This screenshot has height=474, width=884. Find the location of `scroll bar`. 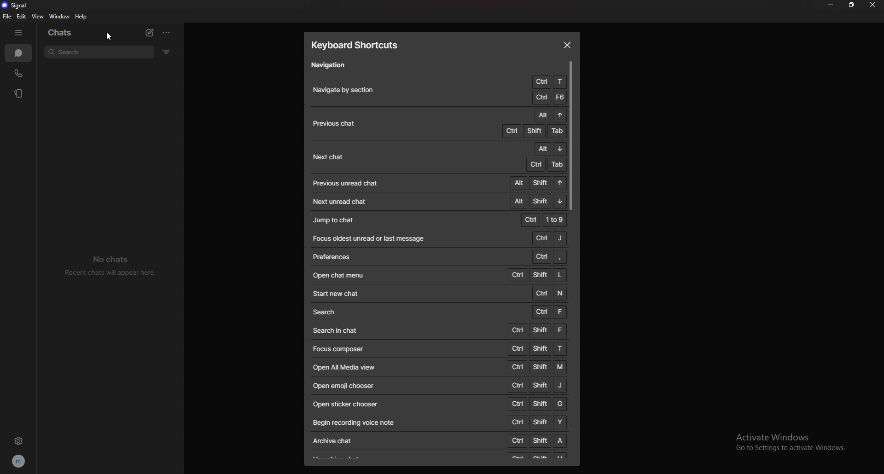

scroll bar is located at coordinates (572, 136).